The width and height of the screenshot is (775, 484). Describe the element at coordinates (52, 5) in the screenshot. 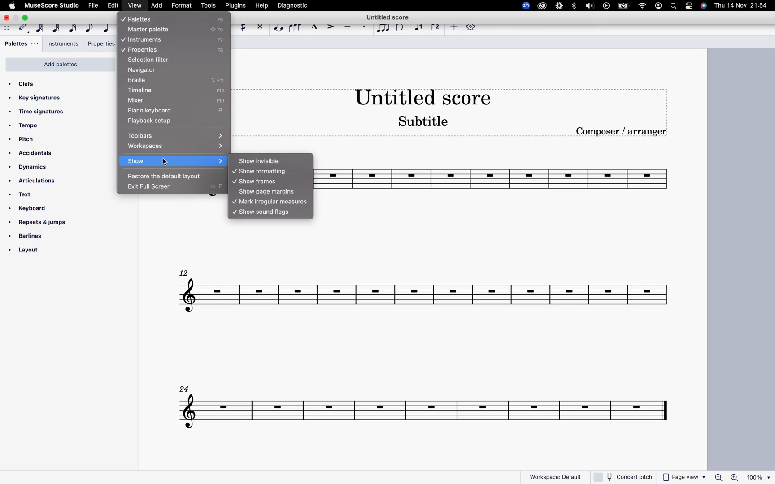

I see `musescore studio` at that location.